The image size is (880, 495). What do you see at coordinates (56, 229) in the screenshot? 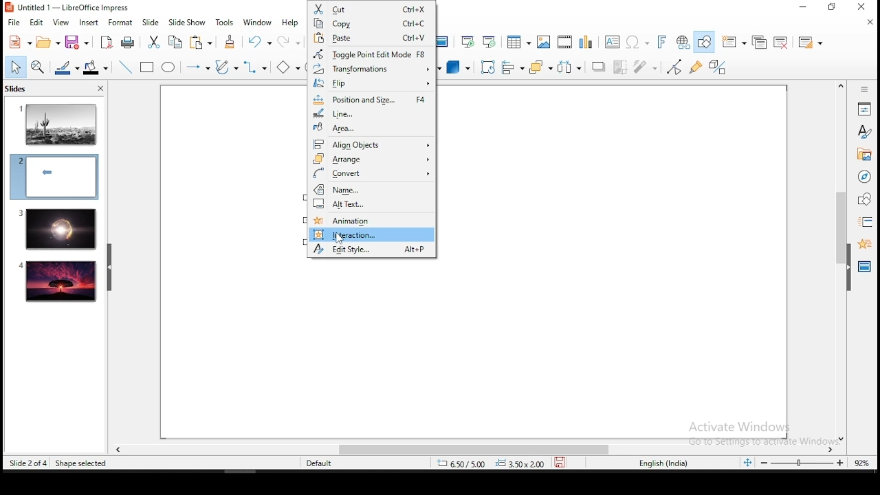
I see `slide` at bounding box center [56, 229].